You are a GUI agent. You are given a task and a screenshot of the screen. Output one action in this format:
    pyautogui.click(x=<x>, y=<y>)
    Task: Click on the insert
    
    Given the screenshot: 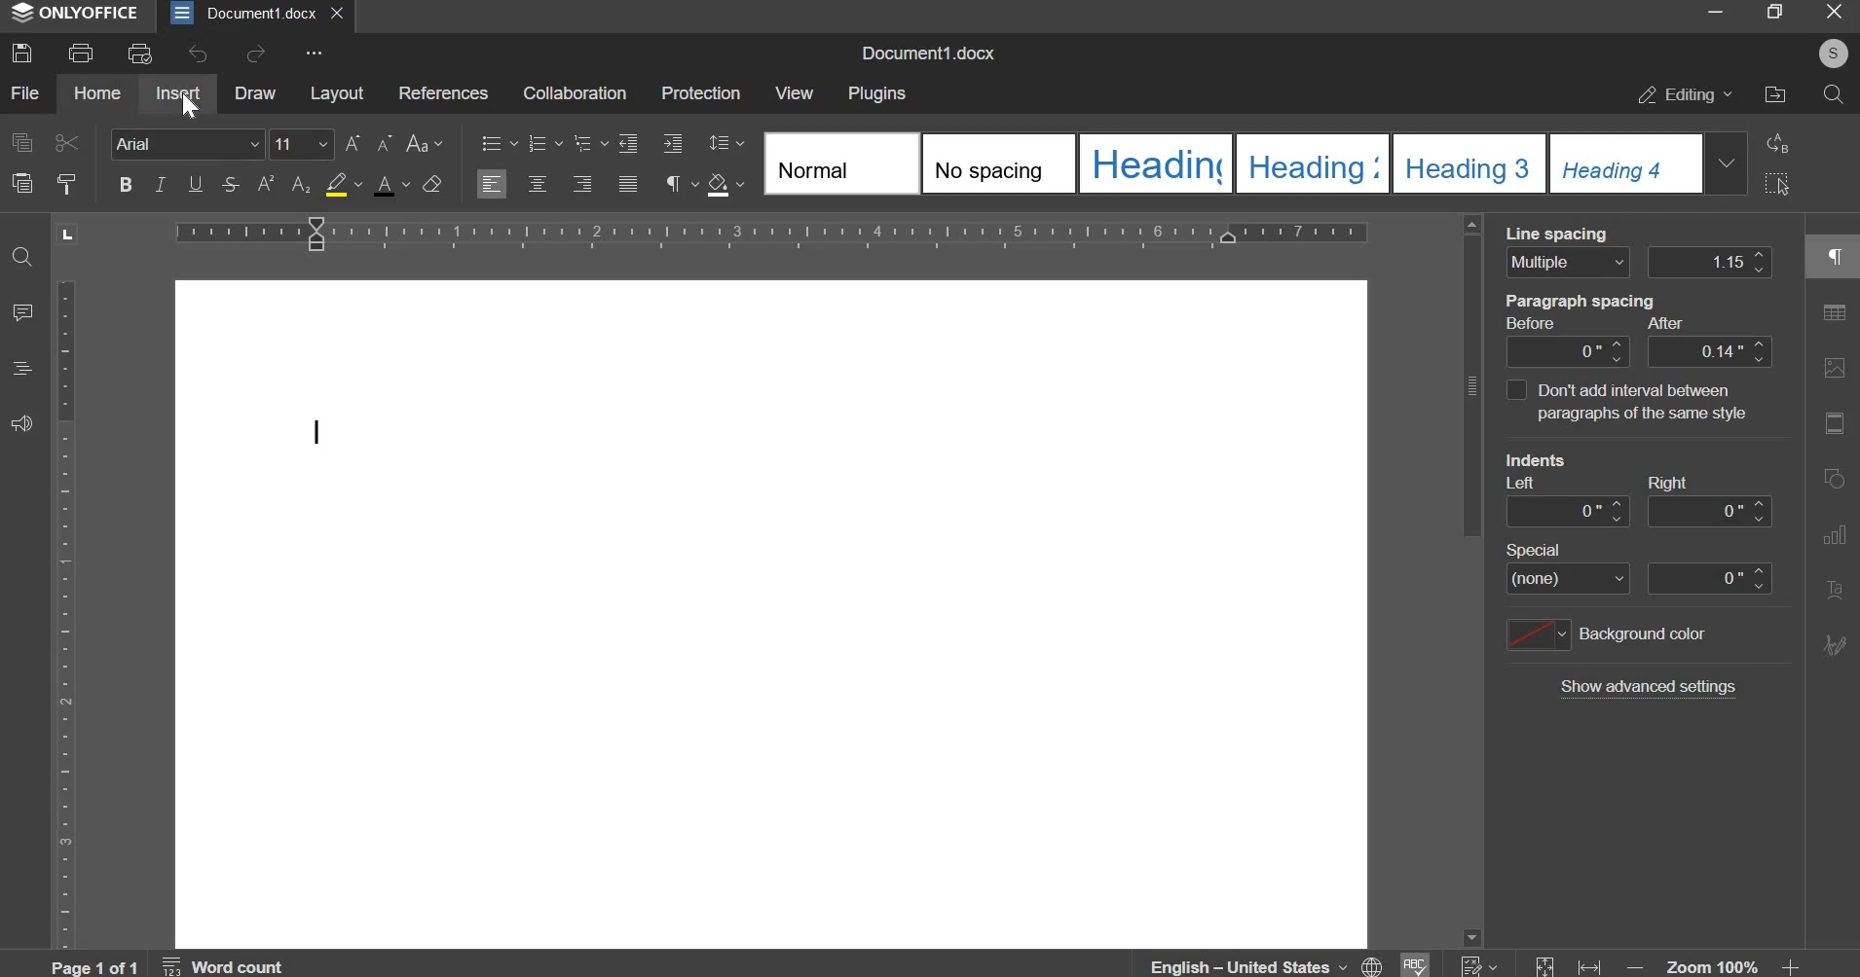 What is the action you would take?
    pyautogui.click(x=177, y=91)
    